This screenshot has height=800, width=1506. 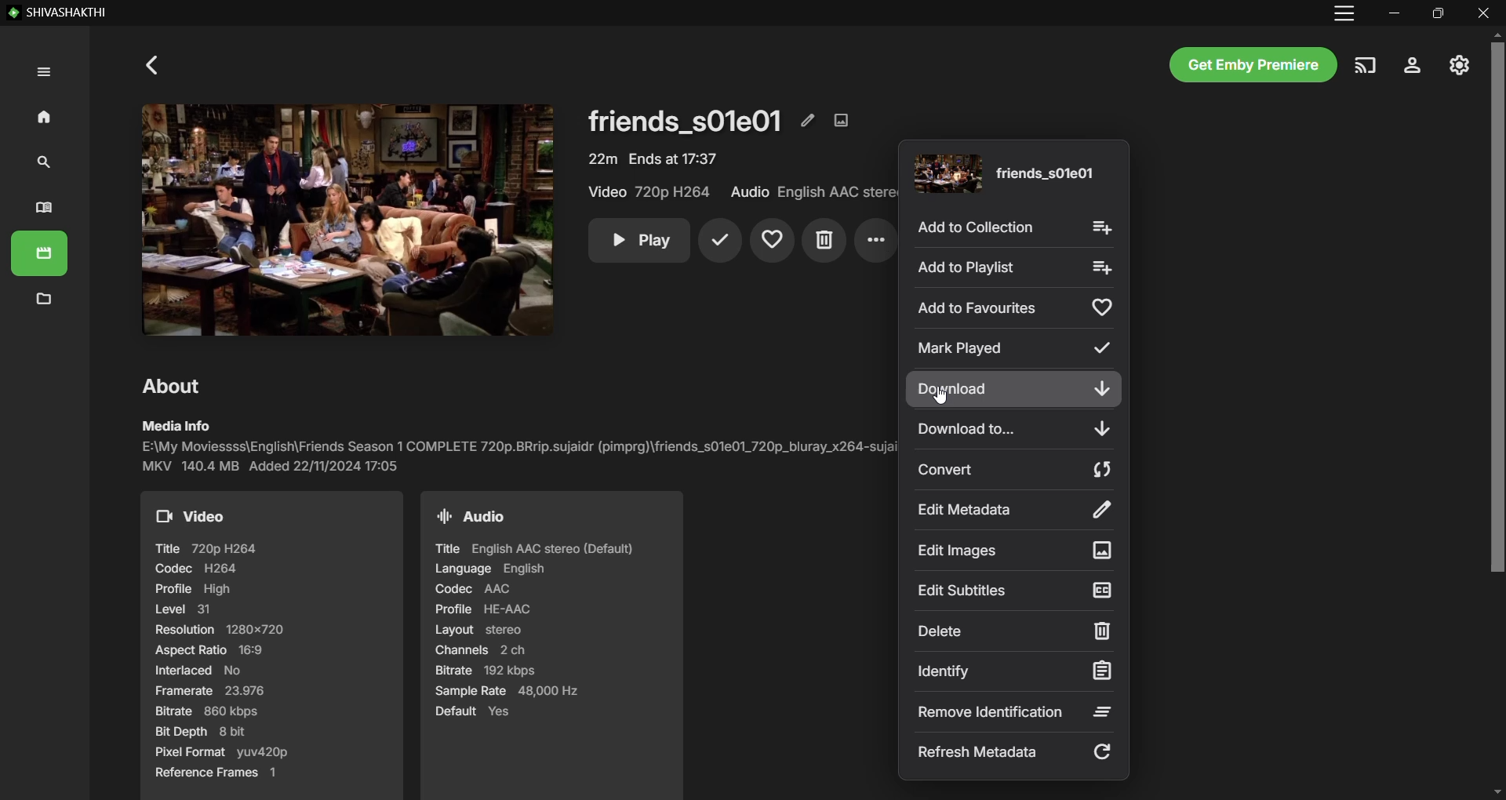 I want to click on Add to Favorites, so click(x=773, y=241).